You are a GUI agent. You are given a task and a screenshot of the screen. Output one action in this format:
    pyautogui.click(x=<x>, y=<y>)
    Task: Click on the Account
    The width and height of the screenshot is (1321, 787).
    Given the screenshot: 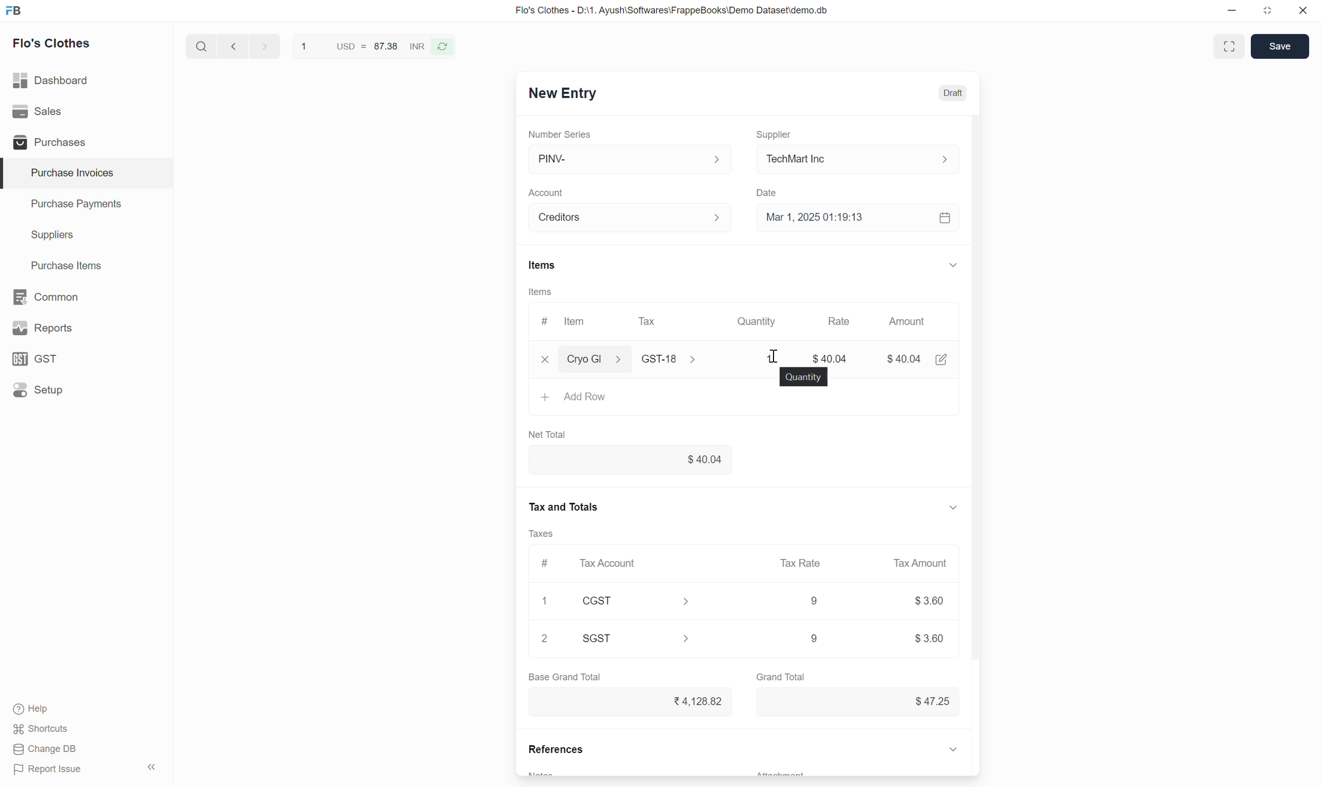 What is the action you would take?
    pyautogui.click(x=549, y=189)
    